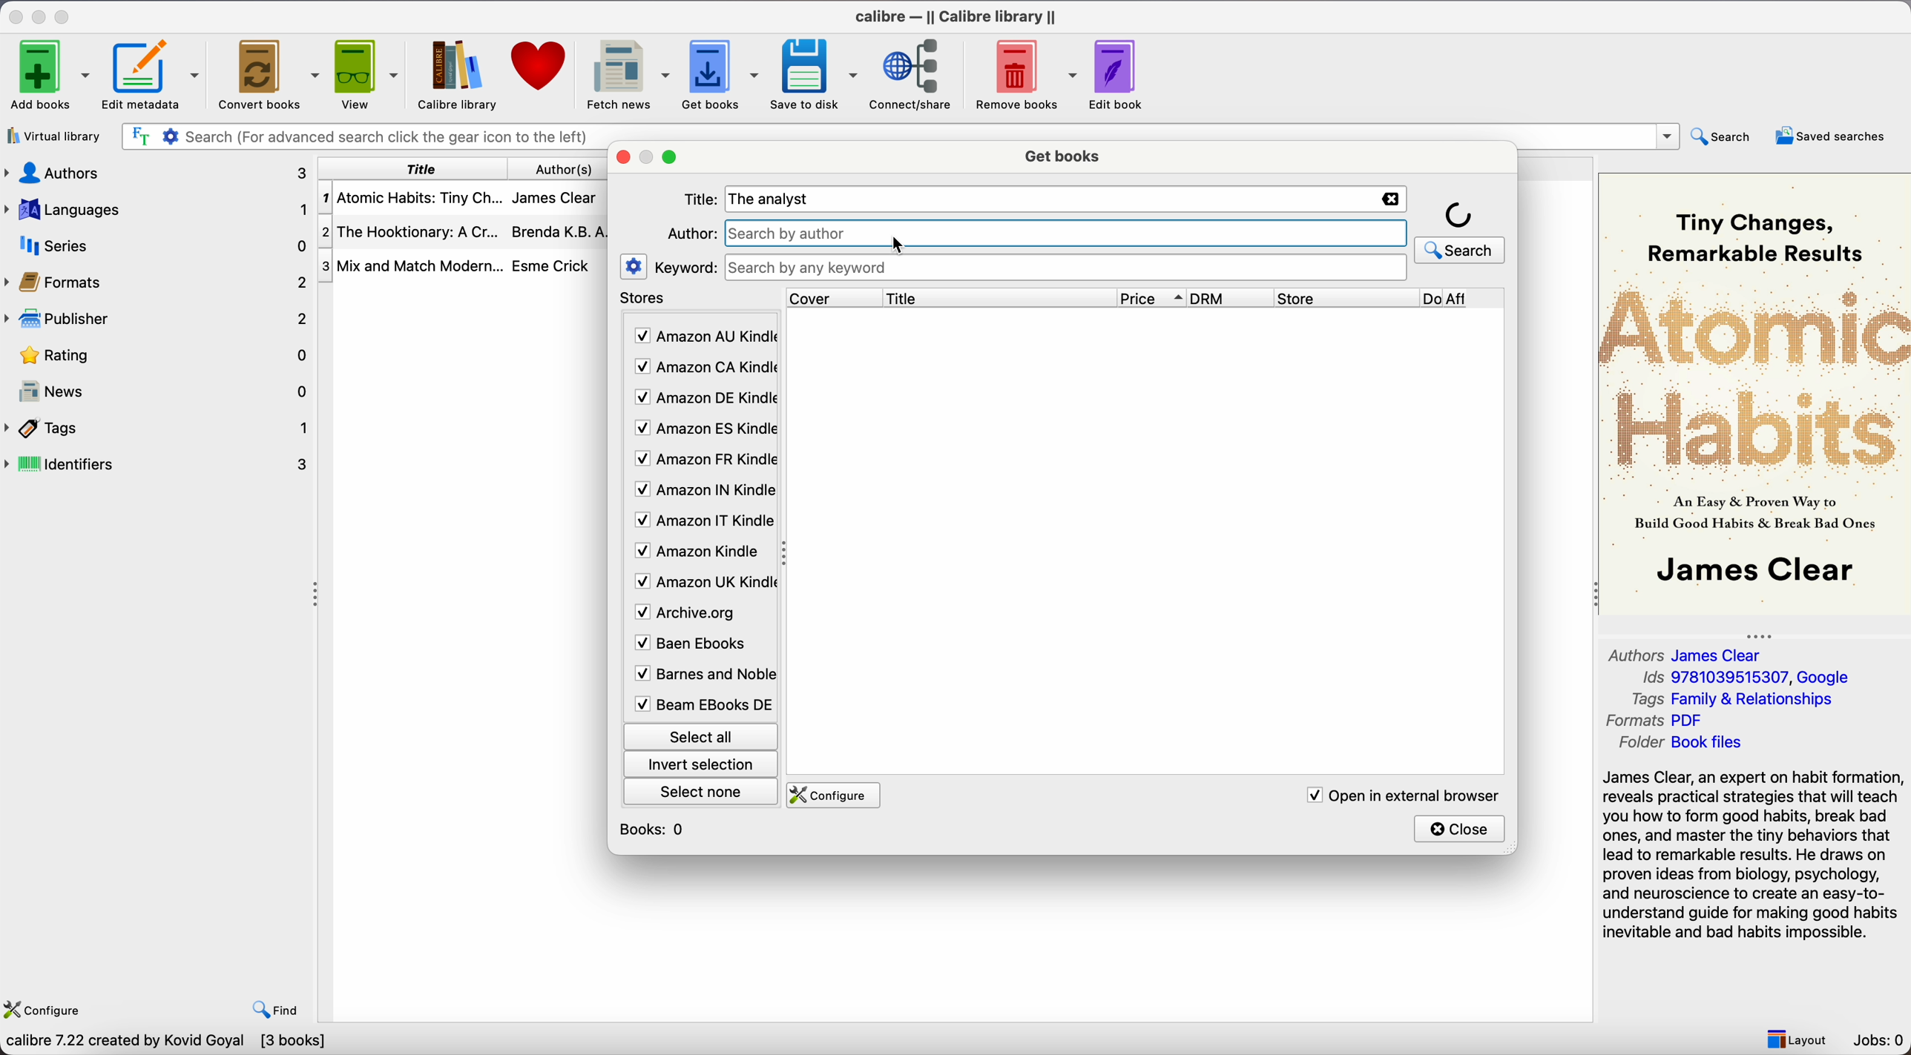  What do you see at coordinates (160, 393) in the screenshot?
I see `news` at bounding box center [160, 393].